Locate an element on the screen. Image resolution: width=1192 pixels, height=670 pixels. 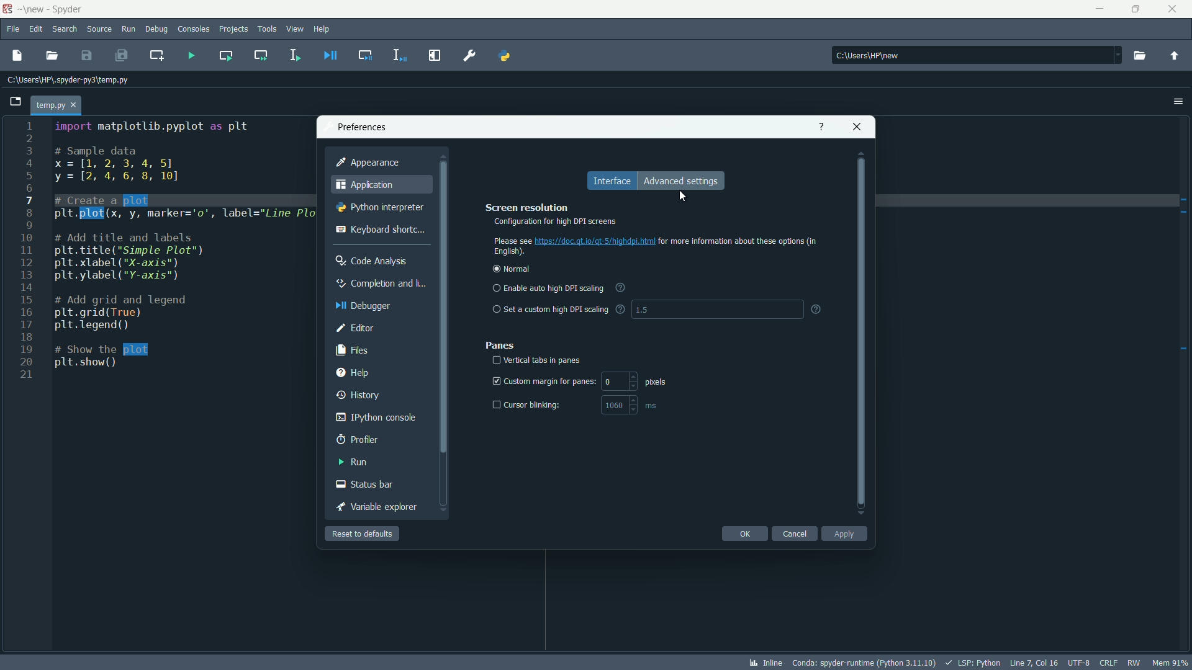
rw is located at coordinates (1136, 663).